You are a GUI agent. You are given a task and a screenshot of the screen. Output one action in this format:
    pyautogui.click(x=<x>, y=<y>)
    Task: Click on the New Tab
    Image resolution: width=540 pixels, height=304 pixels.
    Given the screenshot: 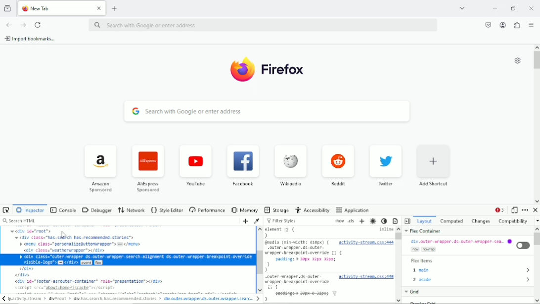 What is the action you would take?
    pyautogui.click(x=54, y=8)
    